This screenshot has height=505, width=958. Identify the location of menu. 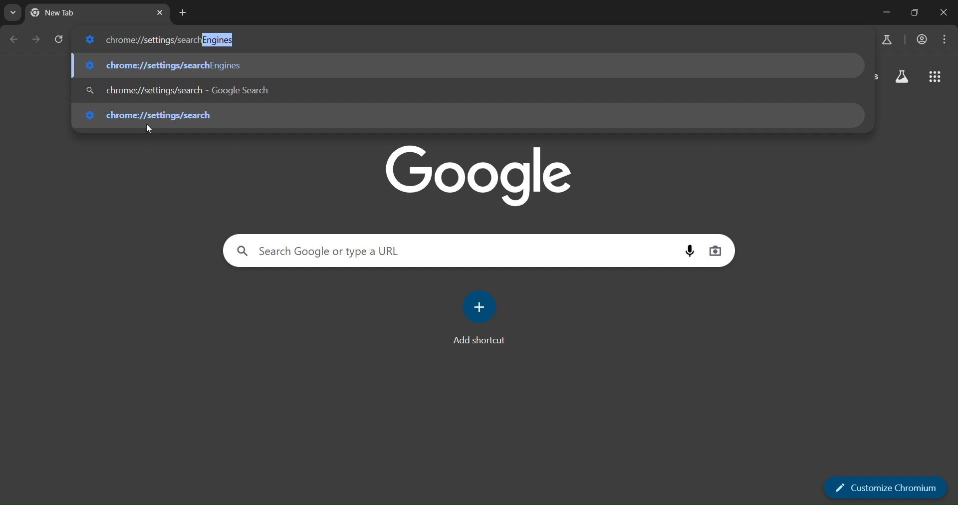
(945, 40).